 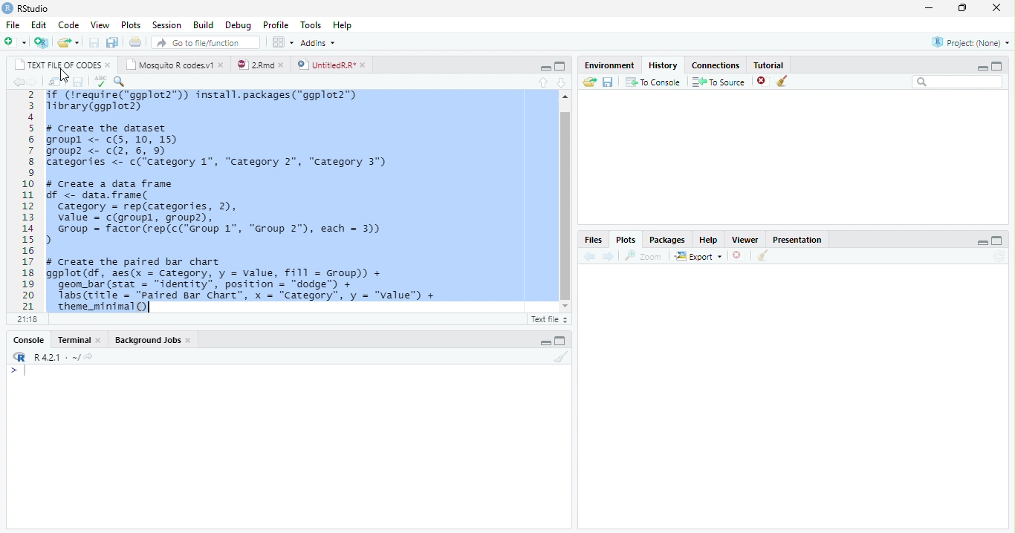 I want to click on environment, so click(x=606, y=65).